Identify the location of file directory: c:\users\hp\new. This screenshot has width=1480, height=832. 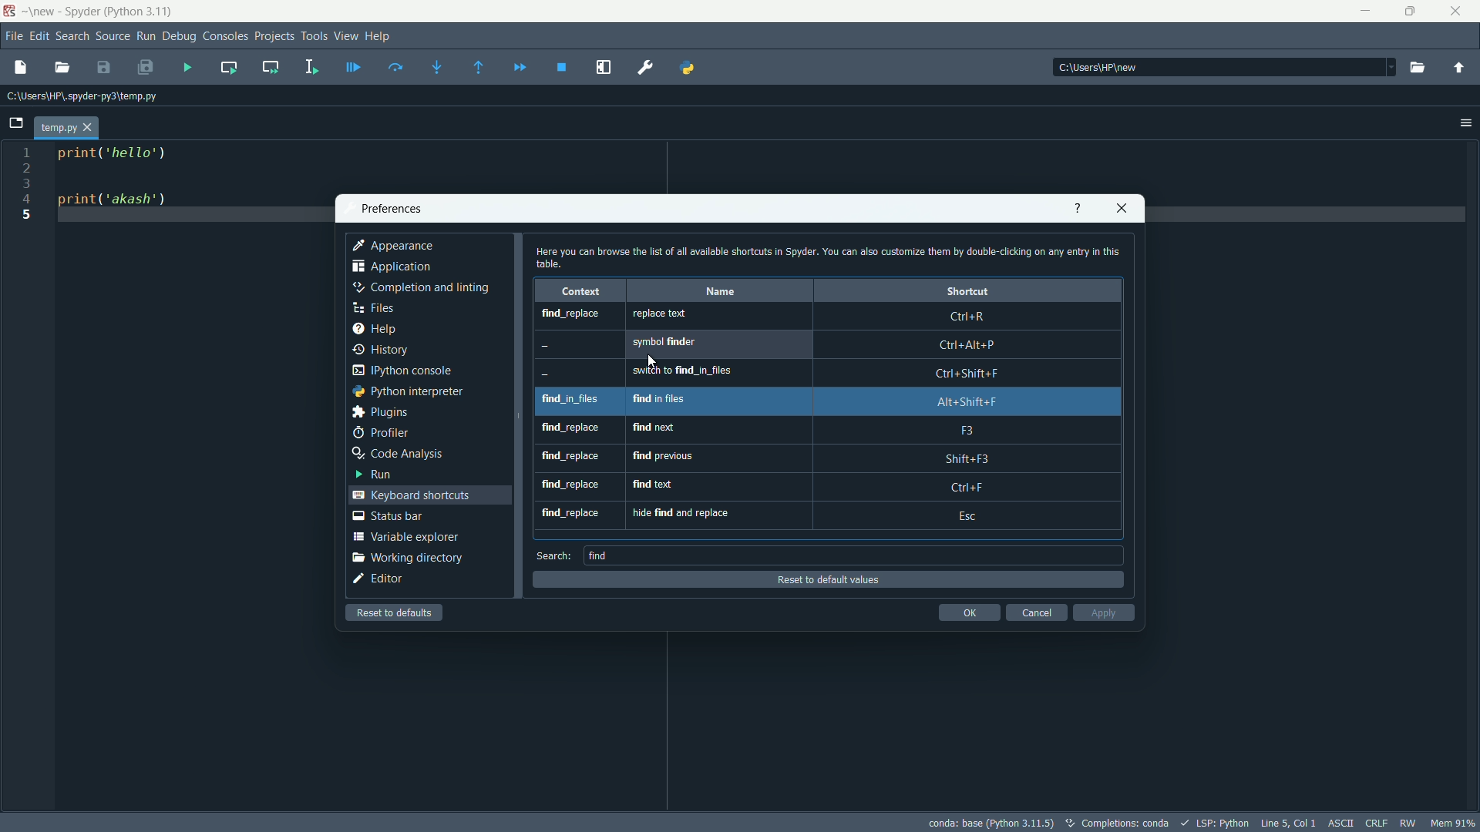
(1226, 68).